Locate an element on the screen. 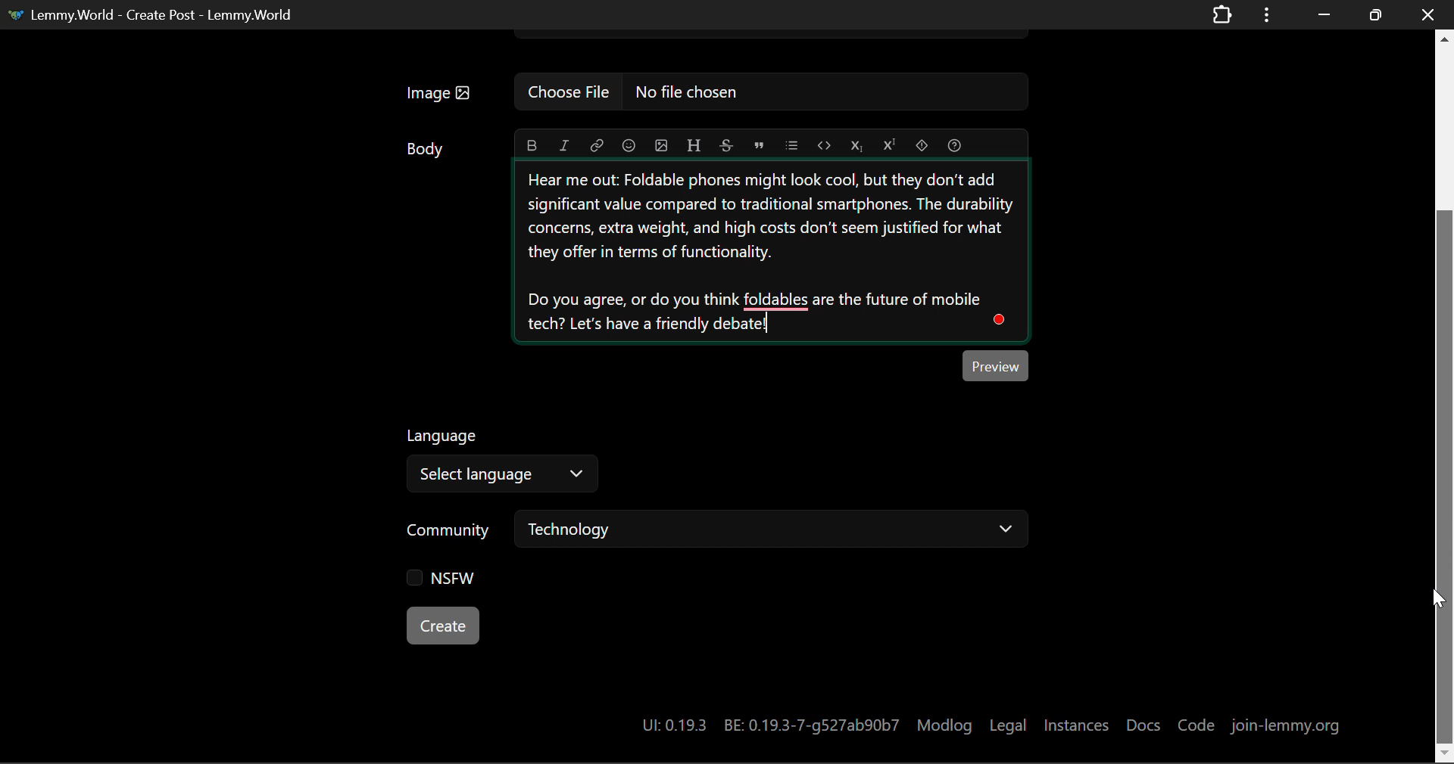 The image size is (1454, 764). Select Post Community is located at coordinates (725, 532).